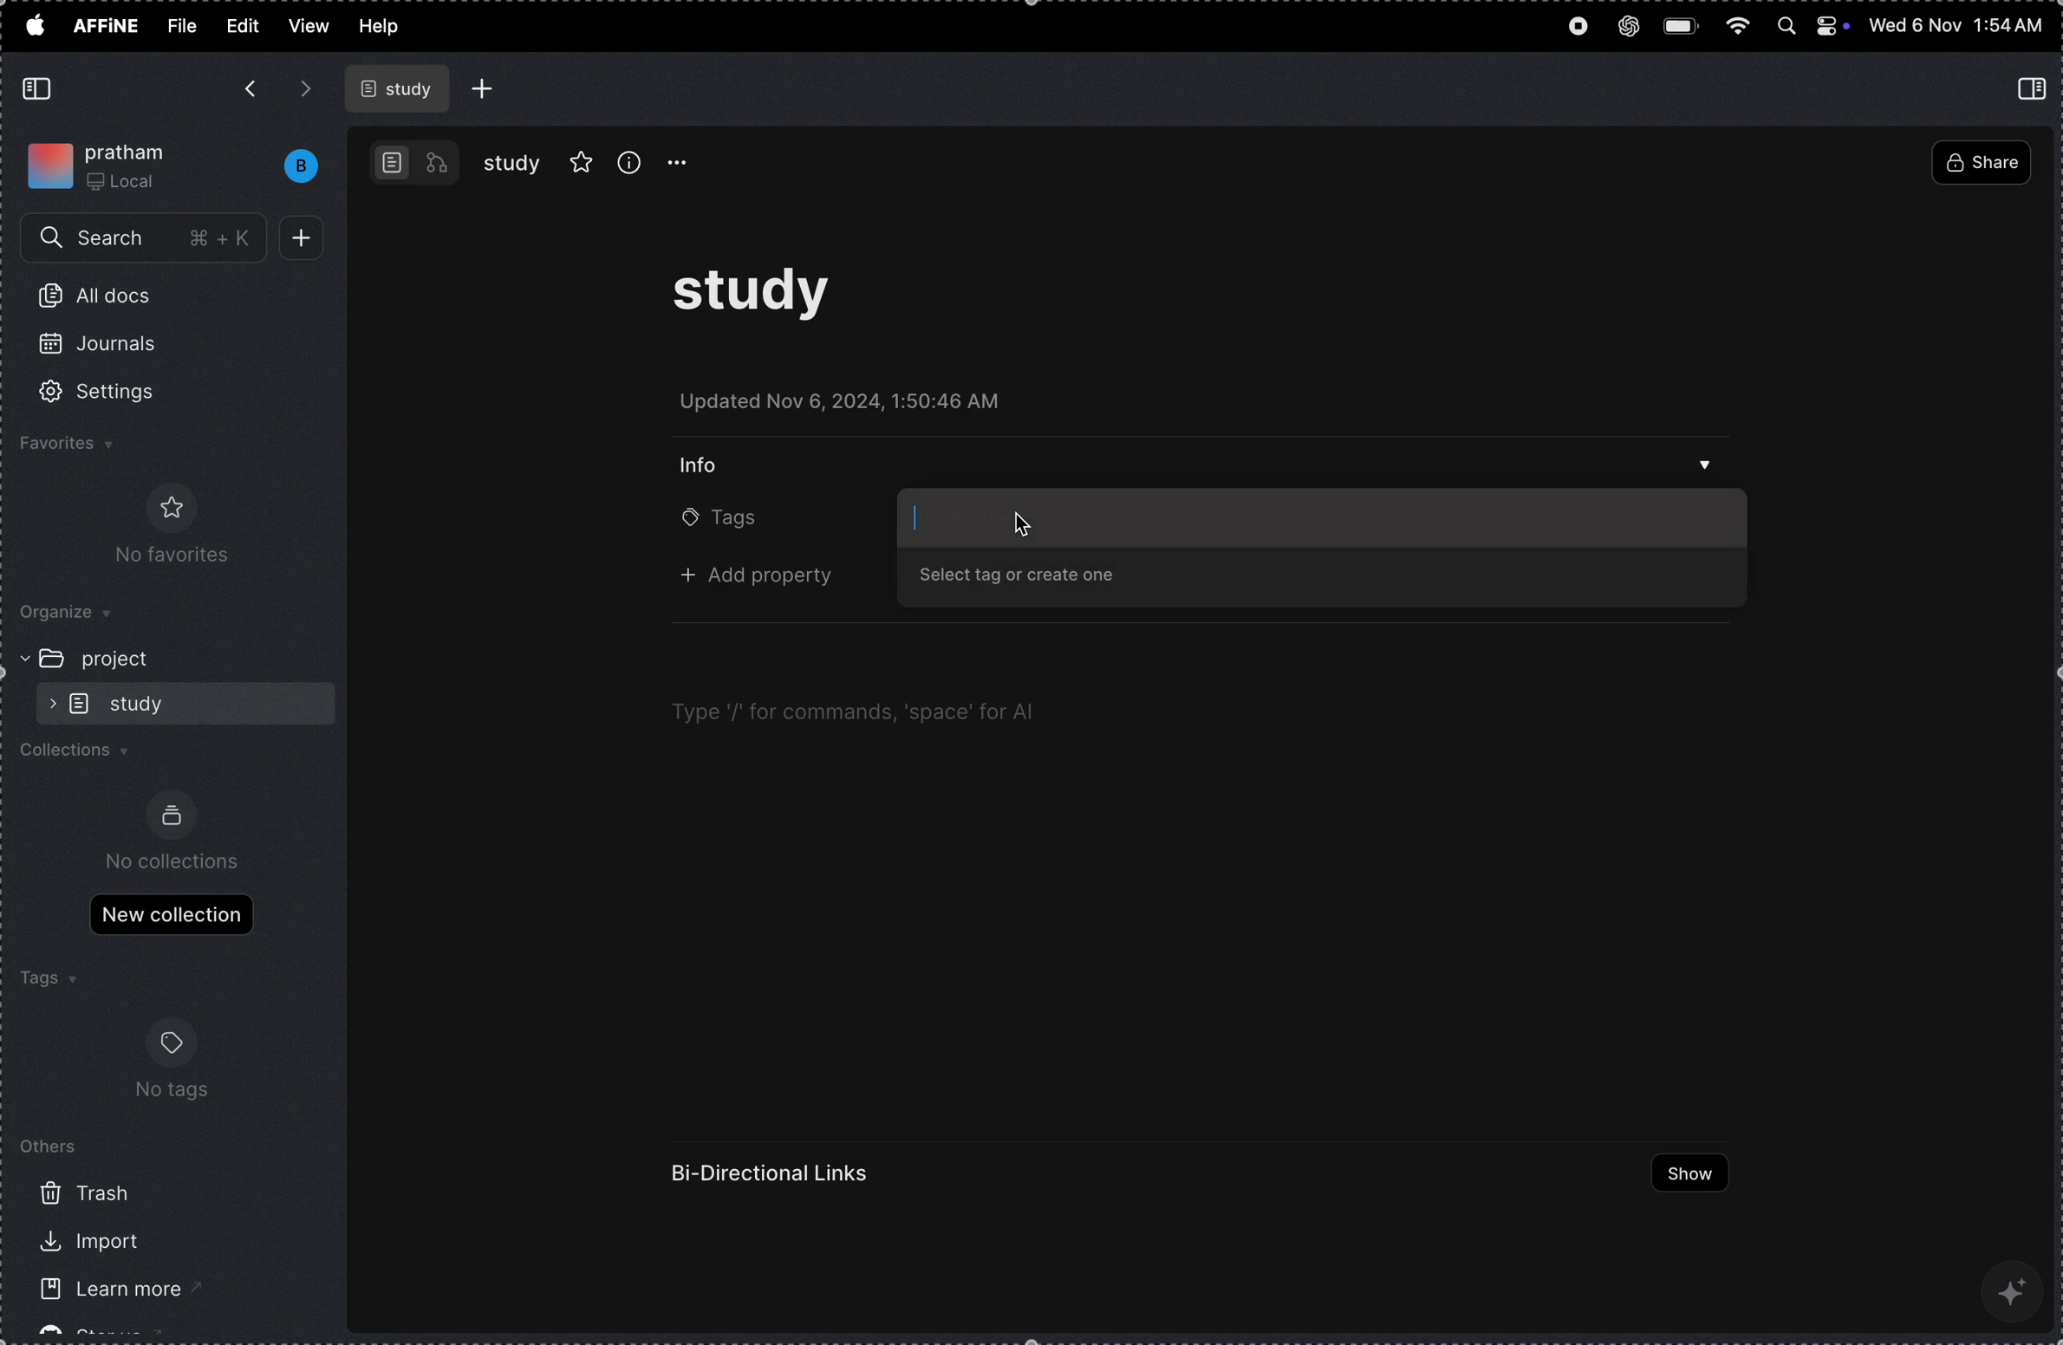  What do you see at coordinates (1033, 578) in the screenshot?
I see `select tag or create one` at bounding box center [1033, 578].